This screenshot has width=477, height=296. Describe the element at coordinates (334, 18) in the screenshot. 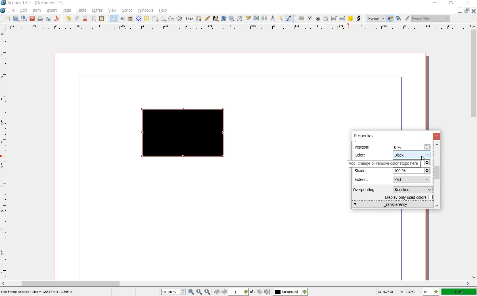

I see `pdf combo box` at that location.